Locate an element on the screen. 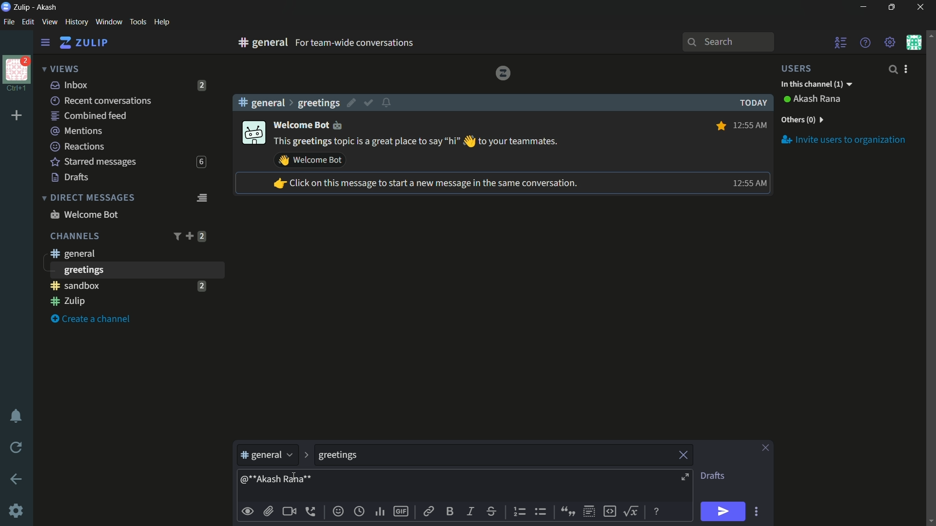 This screenshot has width=936, height=526. general channel is located at coordinates (267, 457).